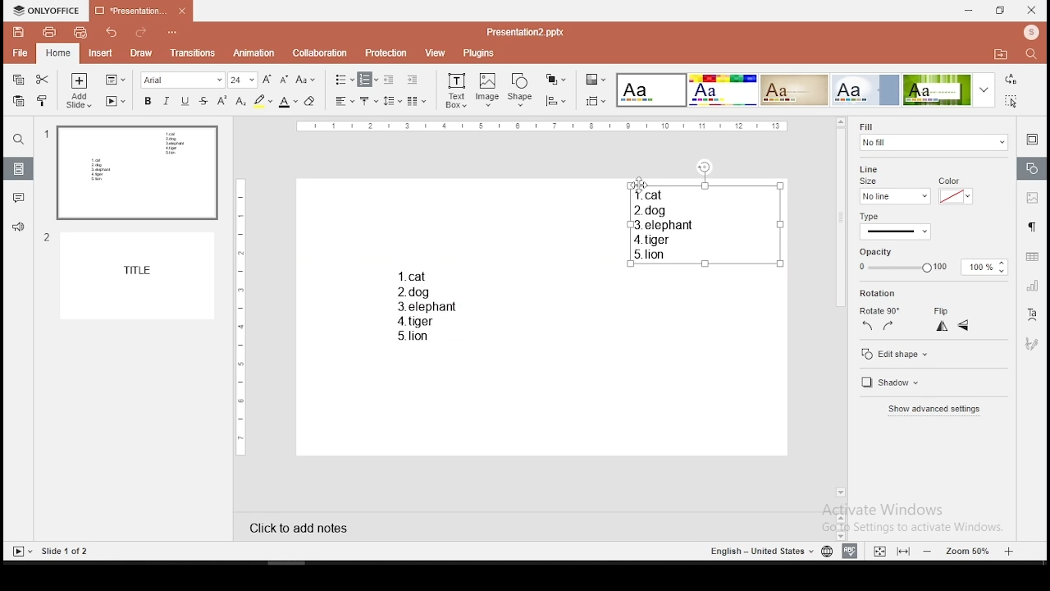  I want to click on decrease indent, so click(390, 79).